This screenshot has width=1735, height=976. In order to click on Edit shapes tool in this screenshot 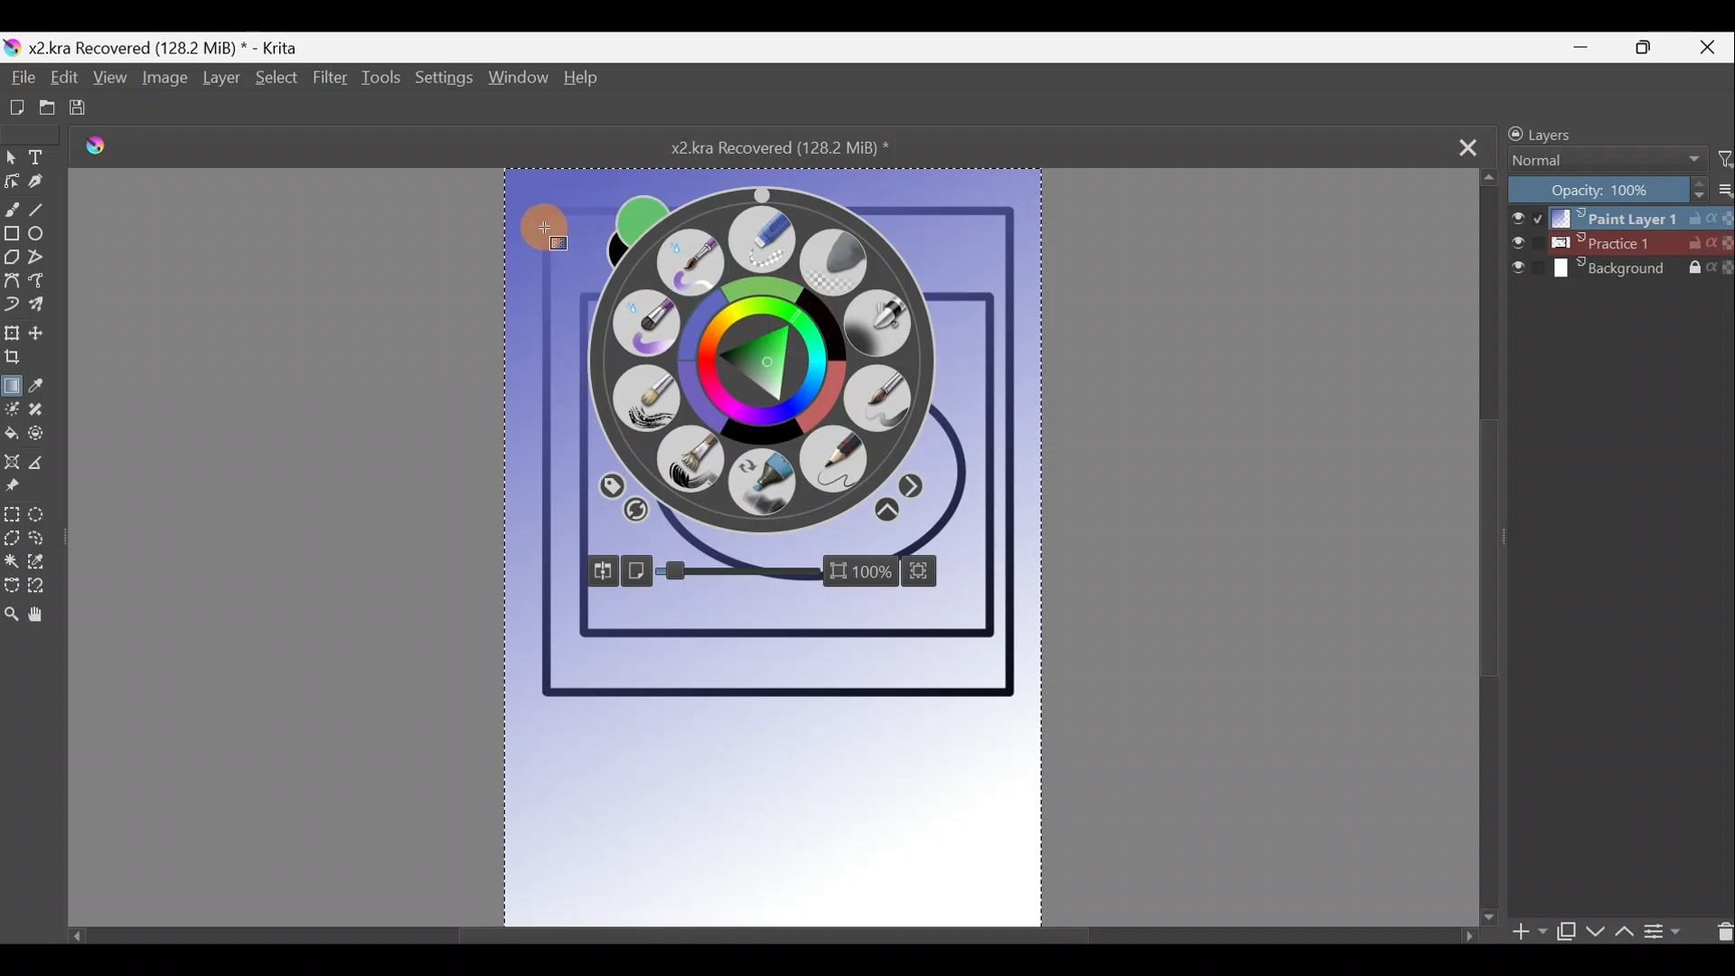, I will do `click(11, 183)`.